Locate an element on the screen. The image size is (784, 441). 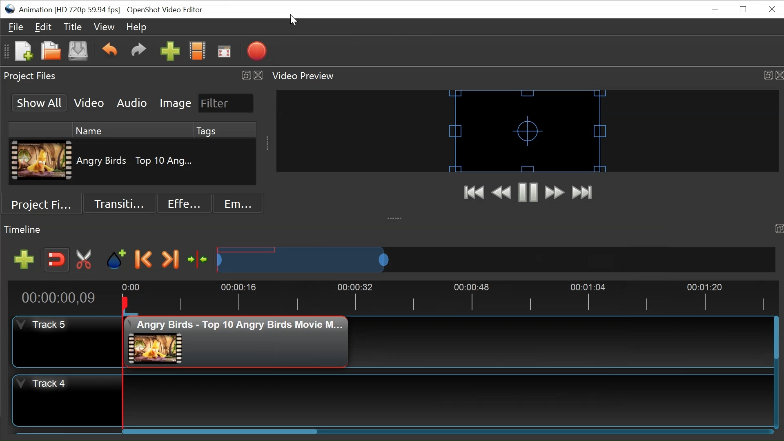
Open Project is located at coordinates (50, 51).